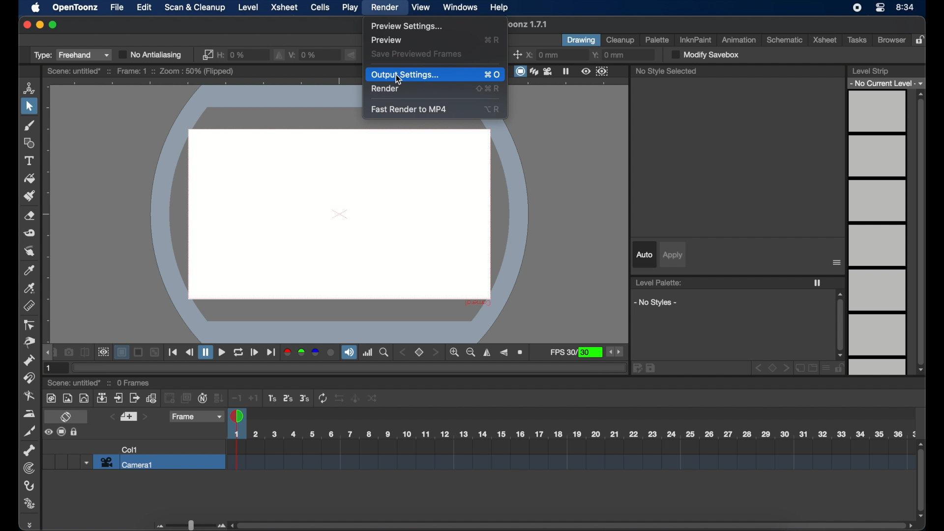  What do you see at coordinates (334, 235) in the screenshot?
I see `canvas` at bounding box center [334, 235].